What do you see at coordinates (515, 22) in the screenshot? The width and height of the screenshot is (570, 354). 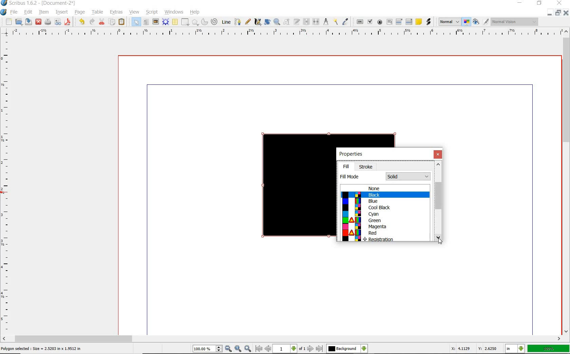 I see `Visual appearance of the display` at bounding box center [515, 22].